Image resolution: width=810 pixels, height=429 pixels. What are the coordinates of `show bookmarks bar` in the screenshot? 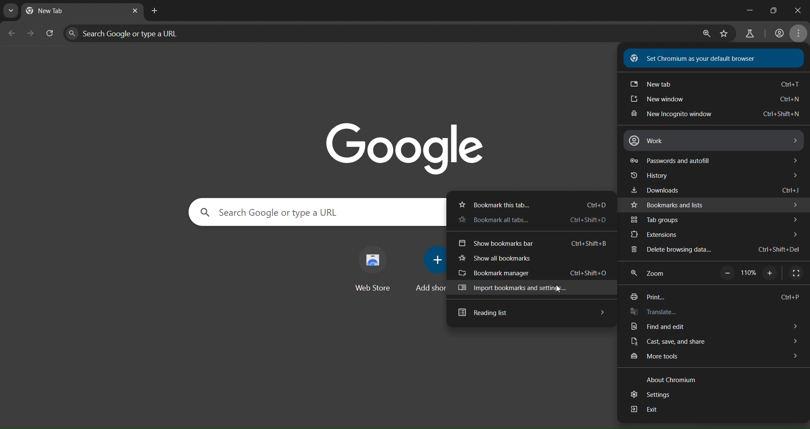 It's located at (534, 242).